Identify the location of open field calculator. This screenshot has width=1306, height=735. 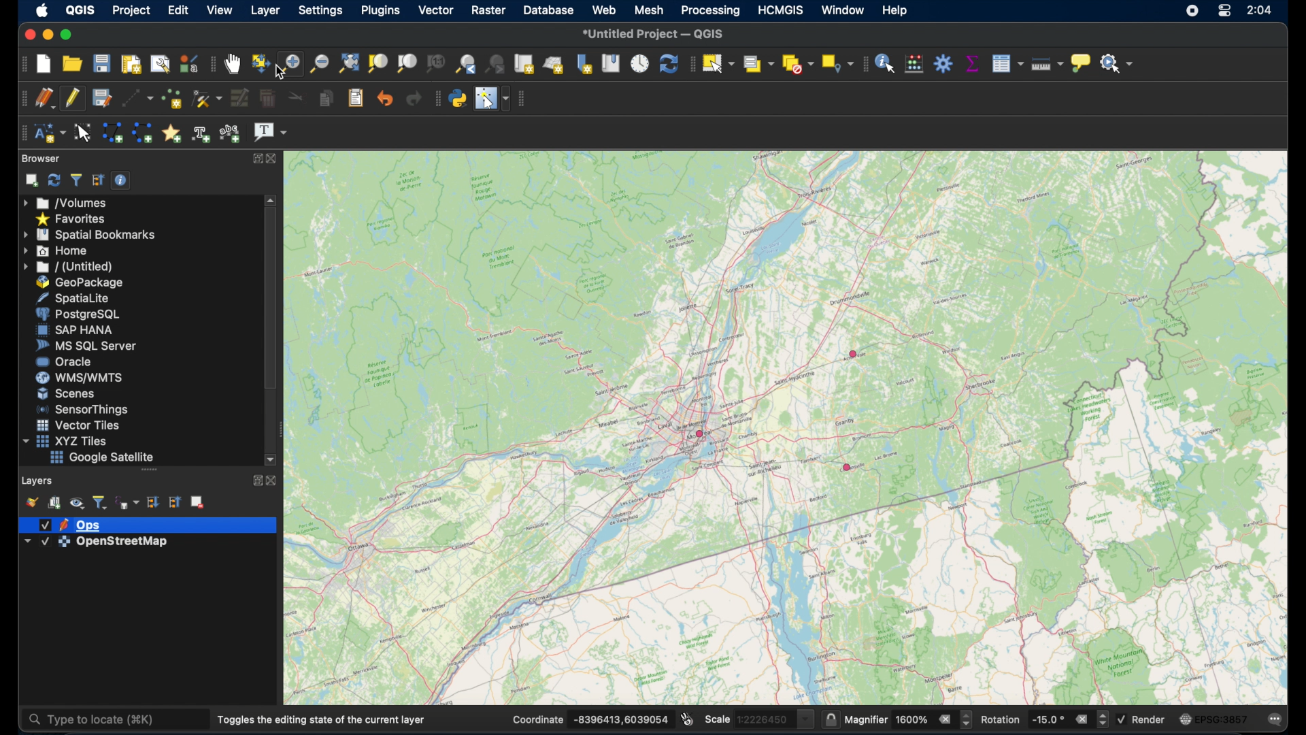
(915, 63).